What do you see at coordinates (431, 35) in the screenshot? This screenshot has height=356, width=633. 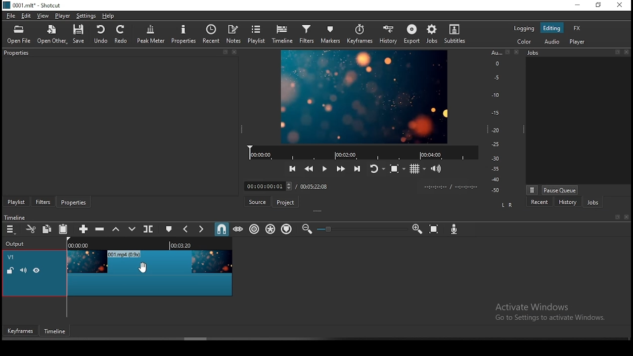 I see `jobs` at bounding box center [431, 35].